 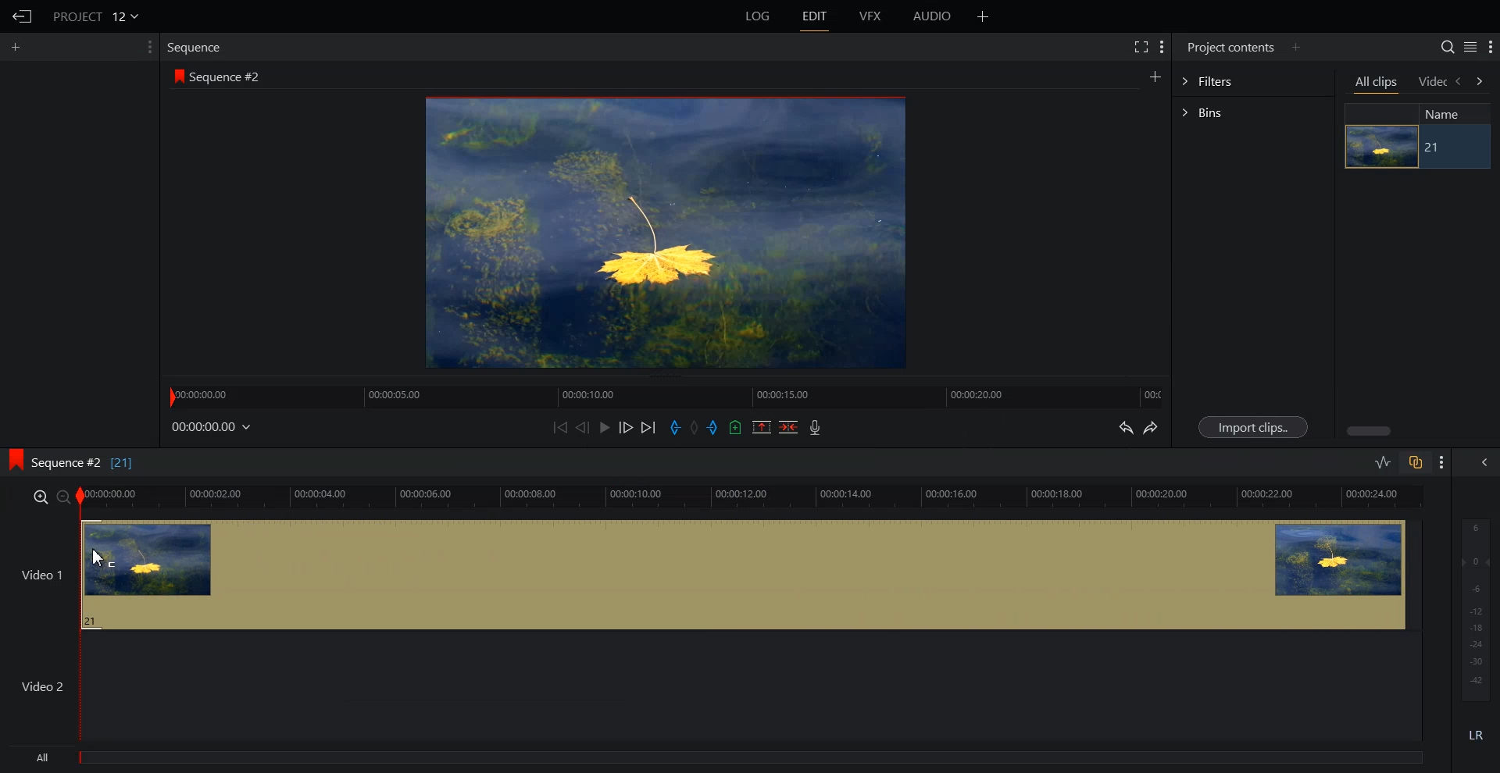 I want to click on image, so click(x=1381, y=147).